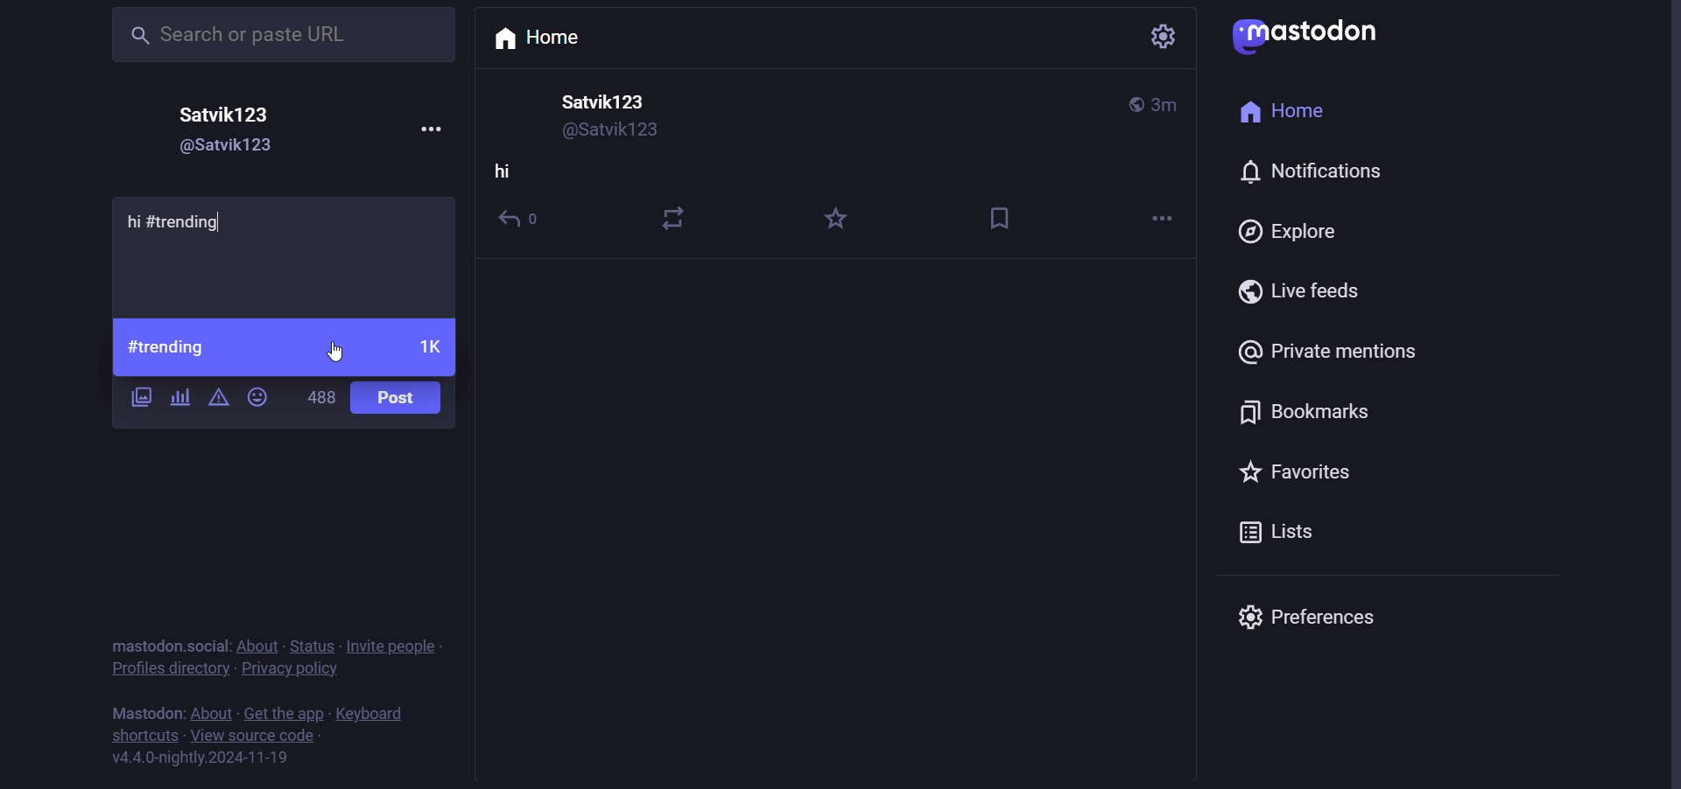 Image resolution: width=1681 pixels, height=789 pixels. What do you see at coordinates (334, 346) in the screenshot?
I see `cursor` at bounding box center [334, 346].